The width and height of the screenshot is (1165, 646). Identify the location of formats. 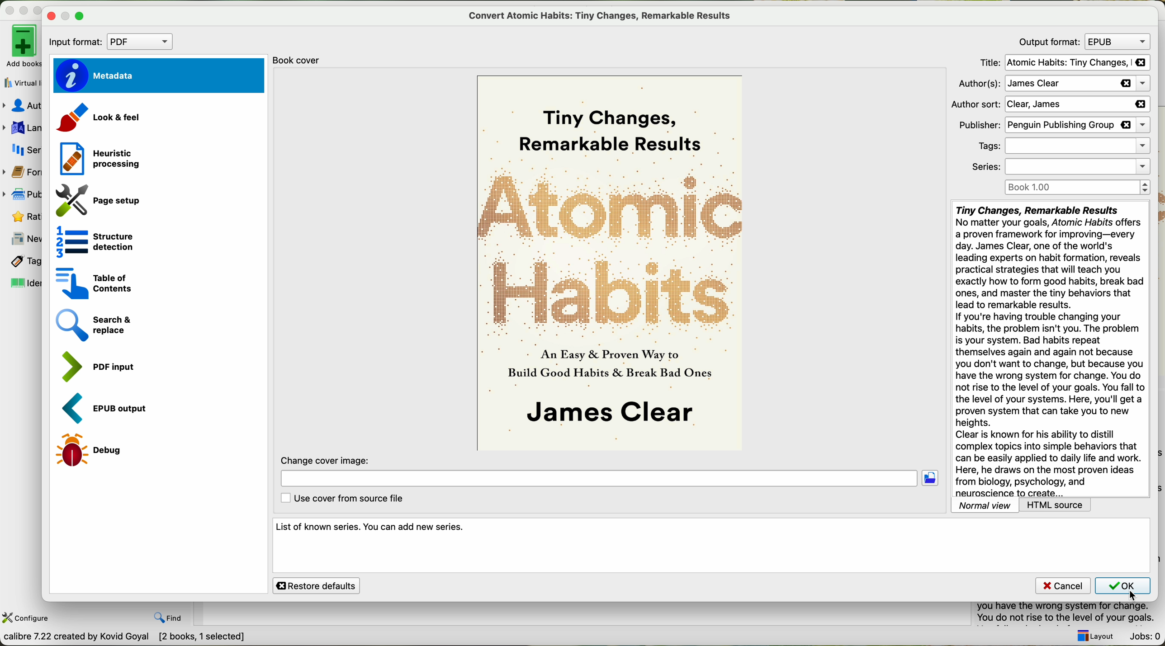
(23, 172).